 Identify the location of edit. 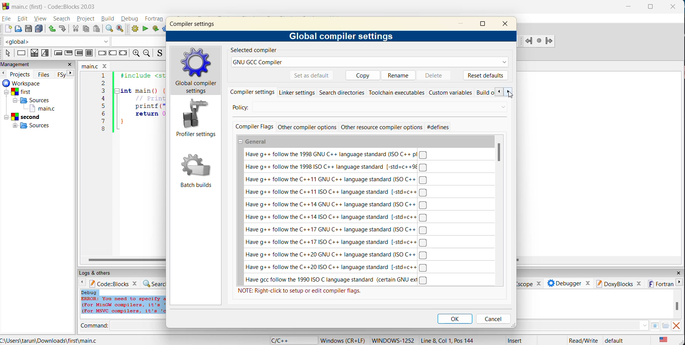
(23, 19).